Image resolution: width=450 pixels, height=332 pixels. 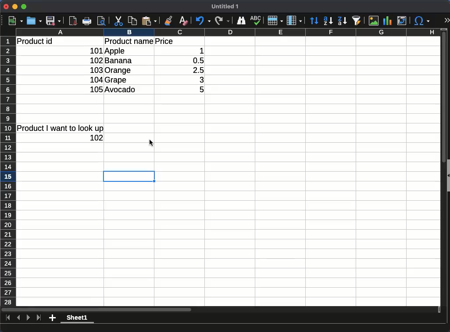 What do you see at coordinates (129, 177) in the screenshot?
I see `cell selected` at bounding box center [129, 177].